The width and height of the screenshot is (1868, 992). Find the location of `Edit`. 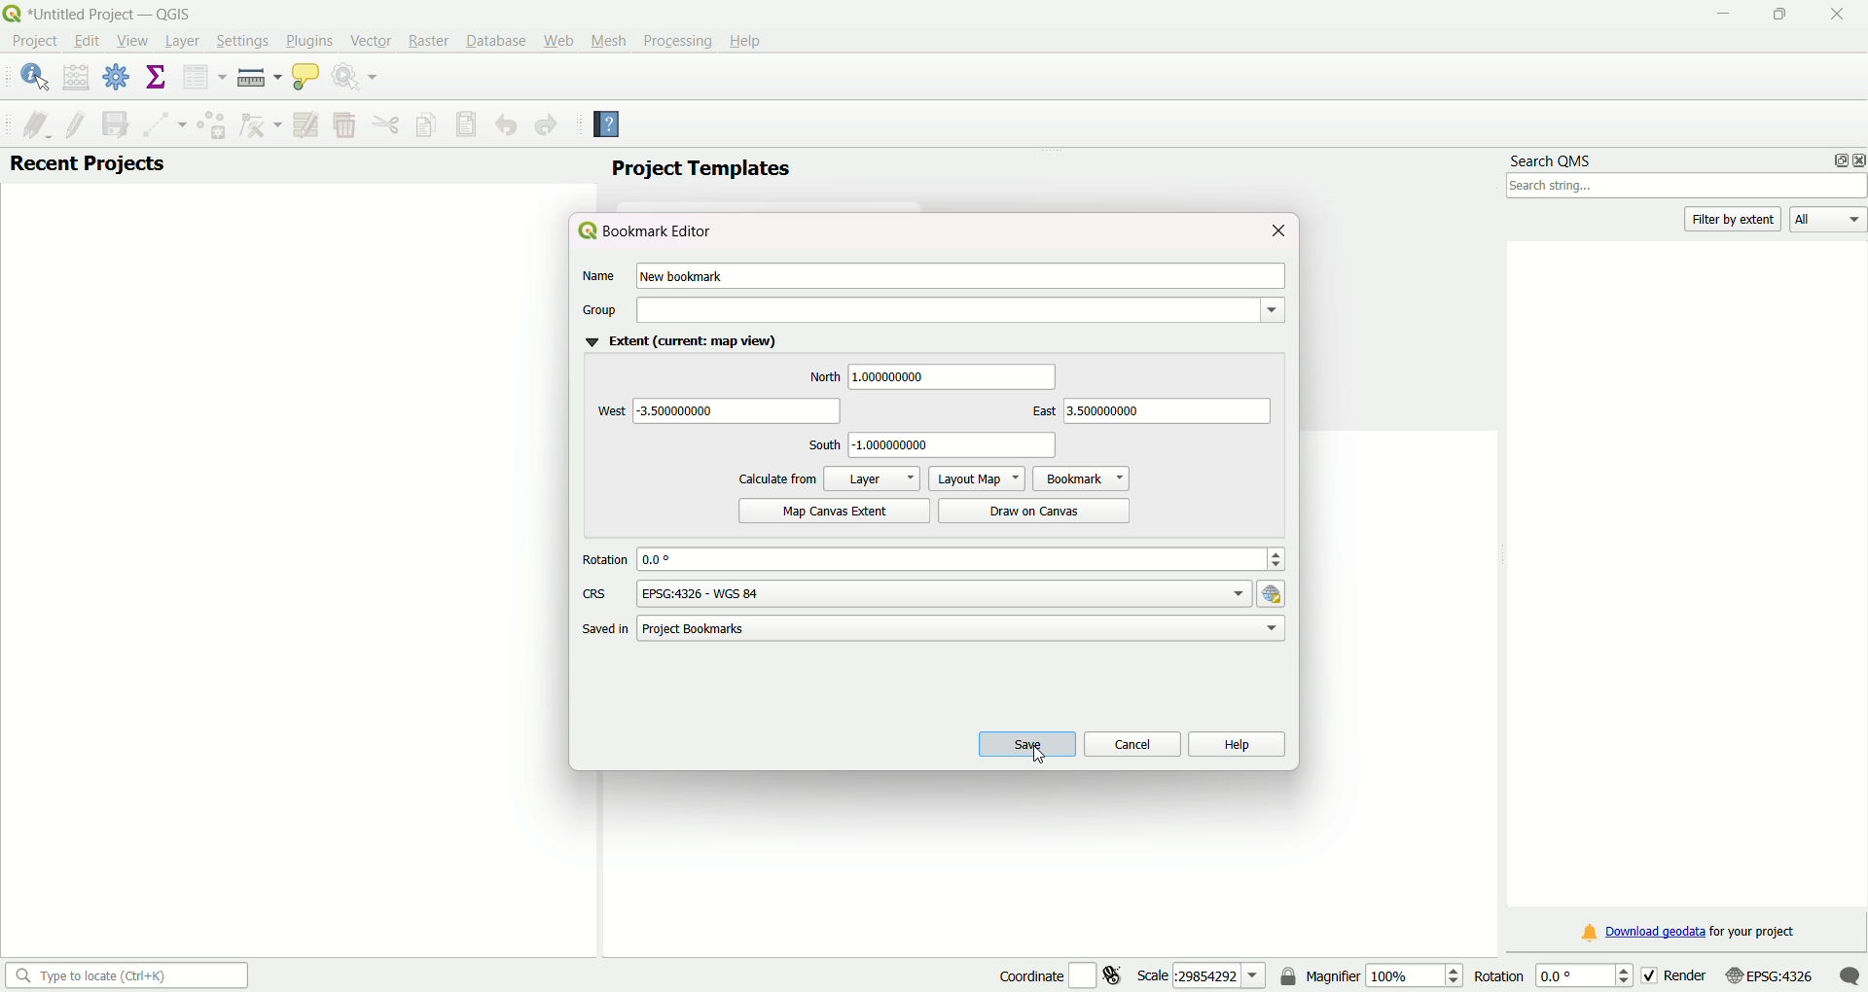

Edit is located at coordinates (86, 41).